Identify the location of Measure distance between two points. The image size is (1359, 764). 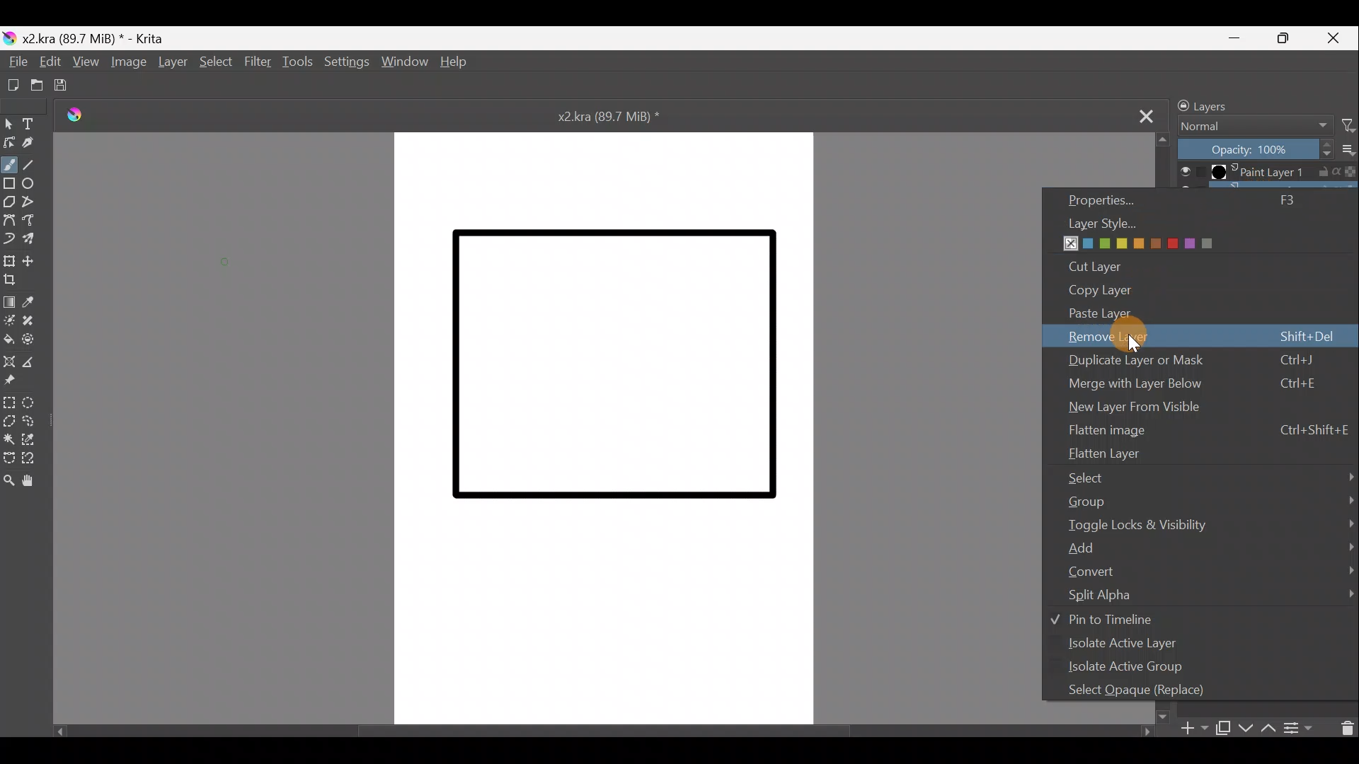
(40, 362).